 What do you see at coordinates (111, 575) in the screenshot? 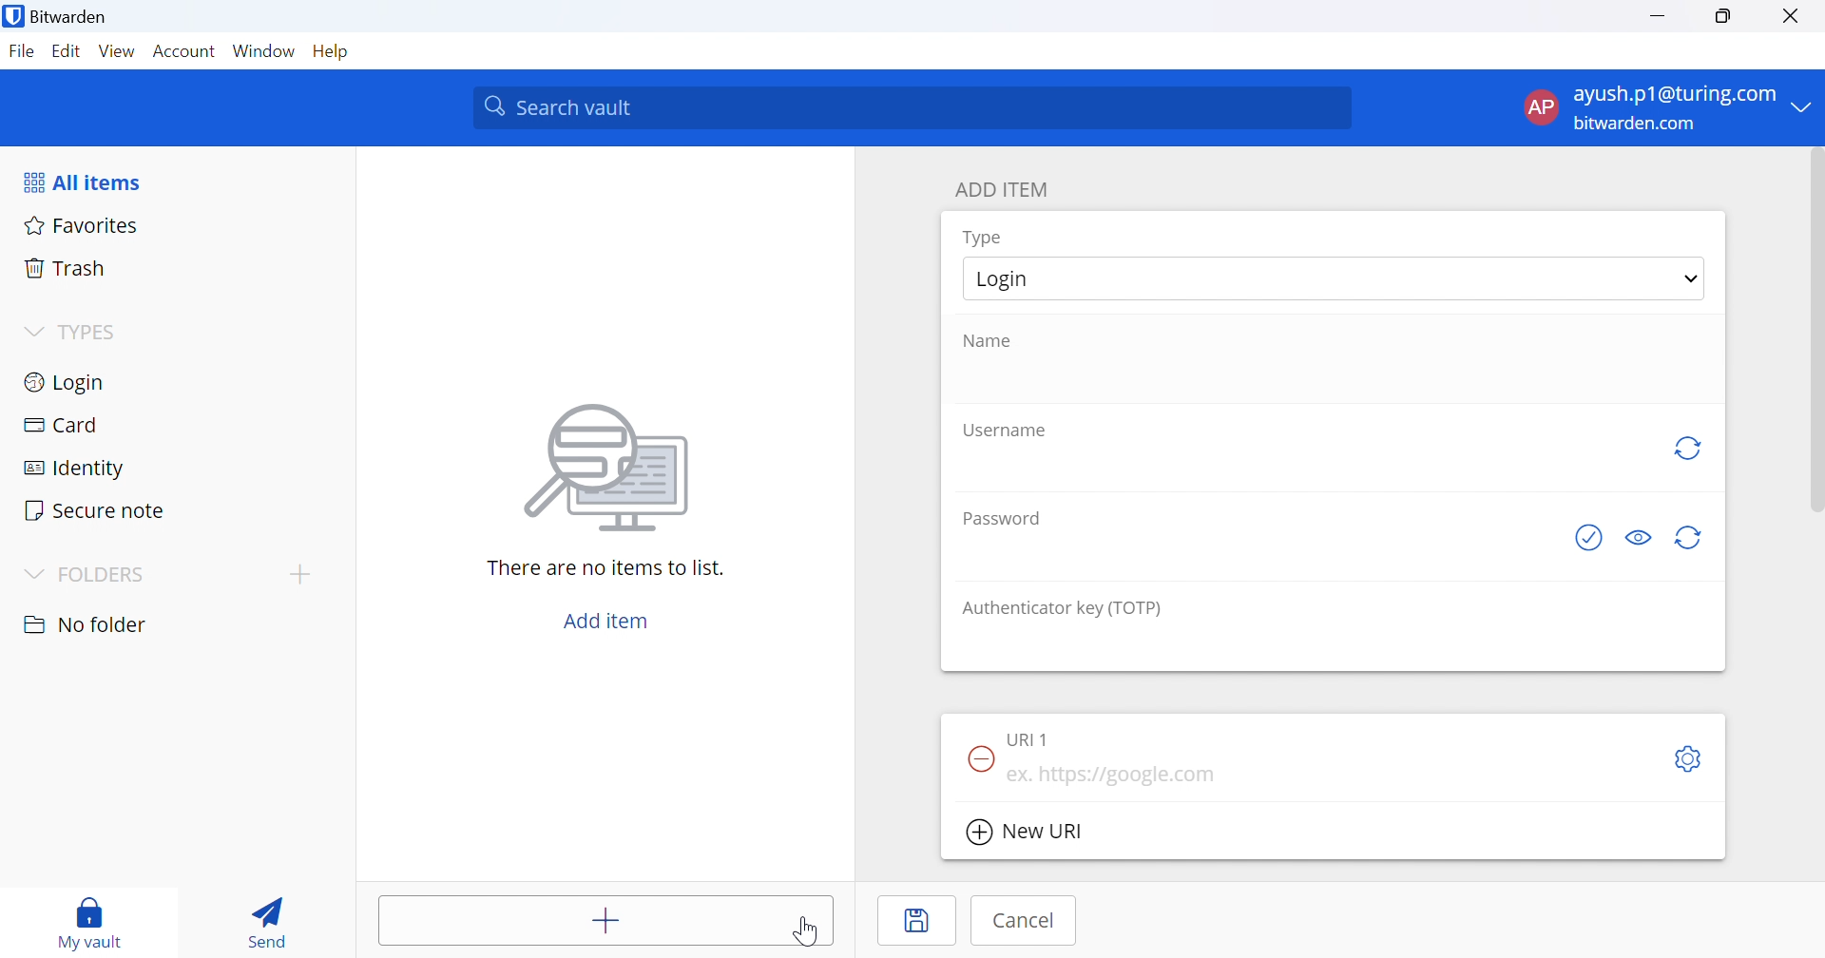
I see `FOLDERS` at bounding box center [111, 575].